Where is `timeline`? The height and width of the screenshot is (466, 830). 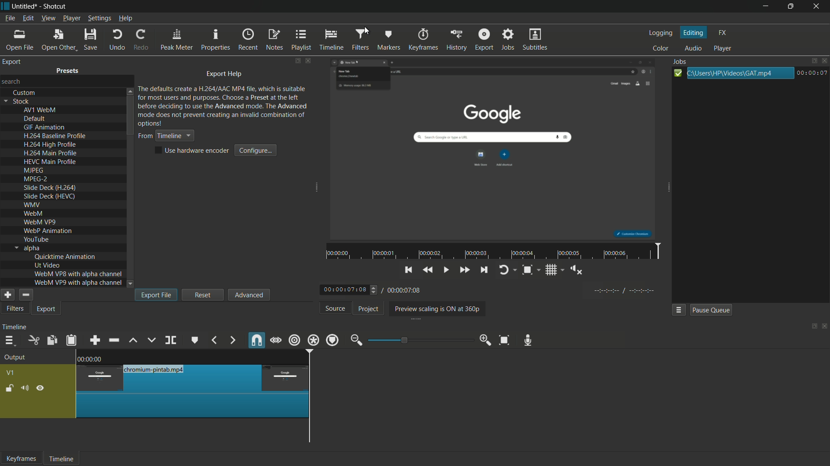
timeline is located at coordinates (60, 460).